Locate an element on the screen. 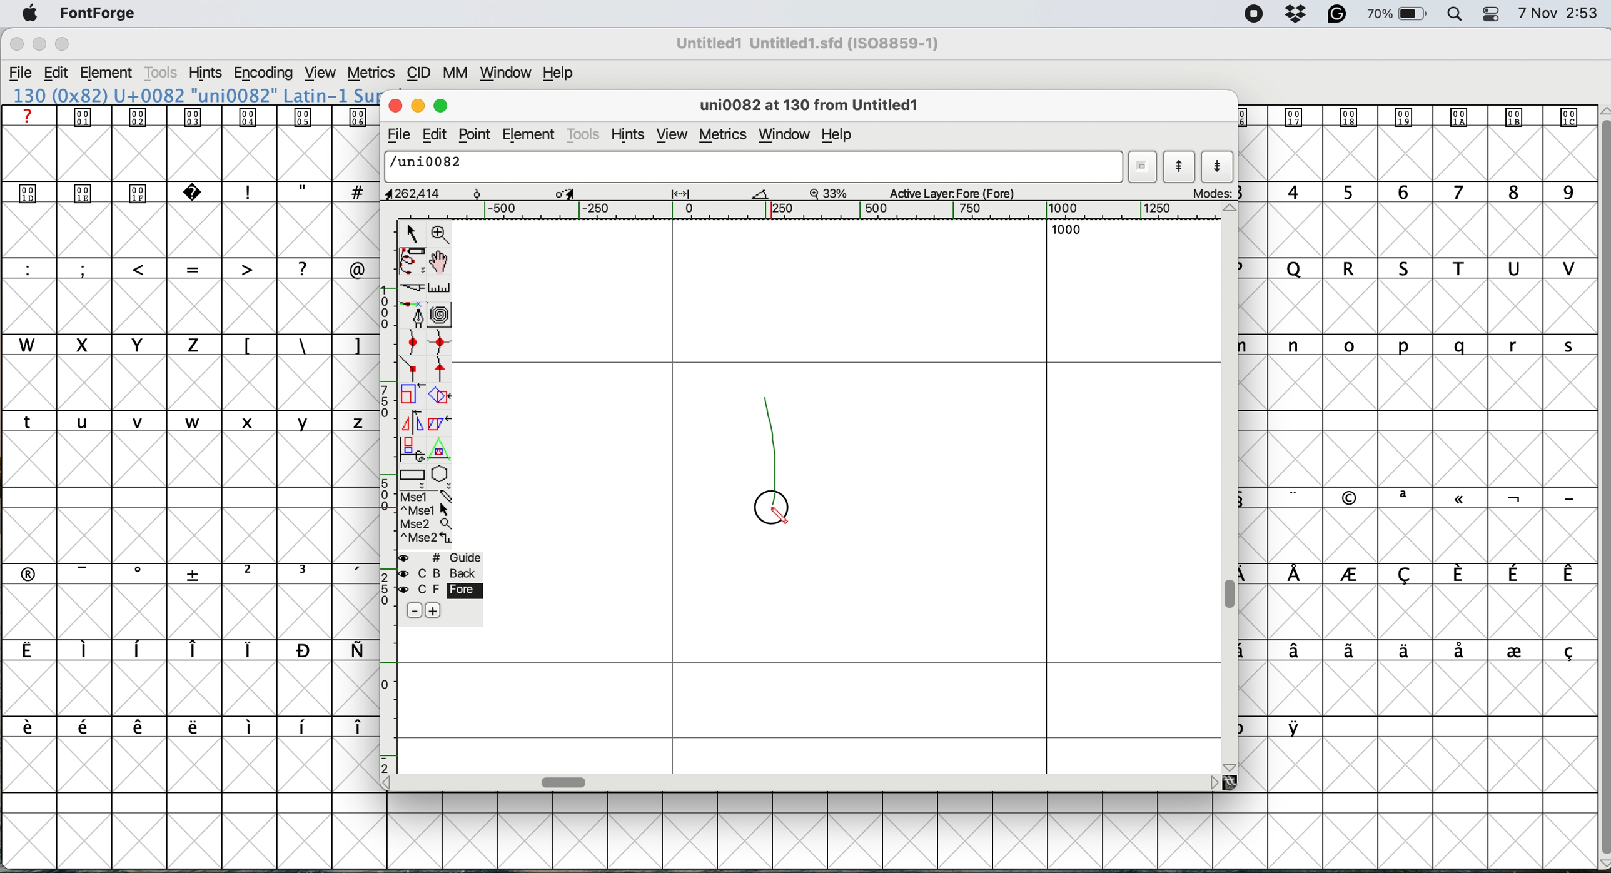 The height and width of the screenshot is (873, 1611). active layers is located at coordinates (953, 195).